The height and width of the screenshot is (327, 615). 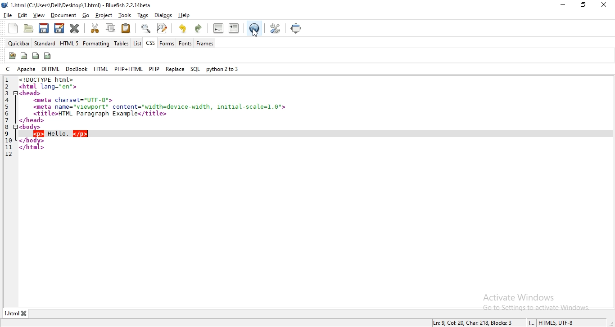 I want to click on HTML 5, so click(x=69, y=42).